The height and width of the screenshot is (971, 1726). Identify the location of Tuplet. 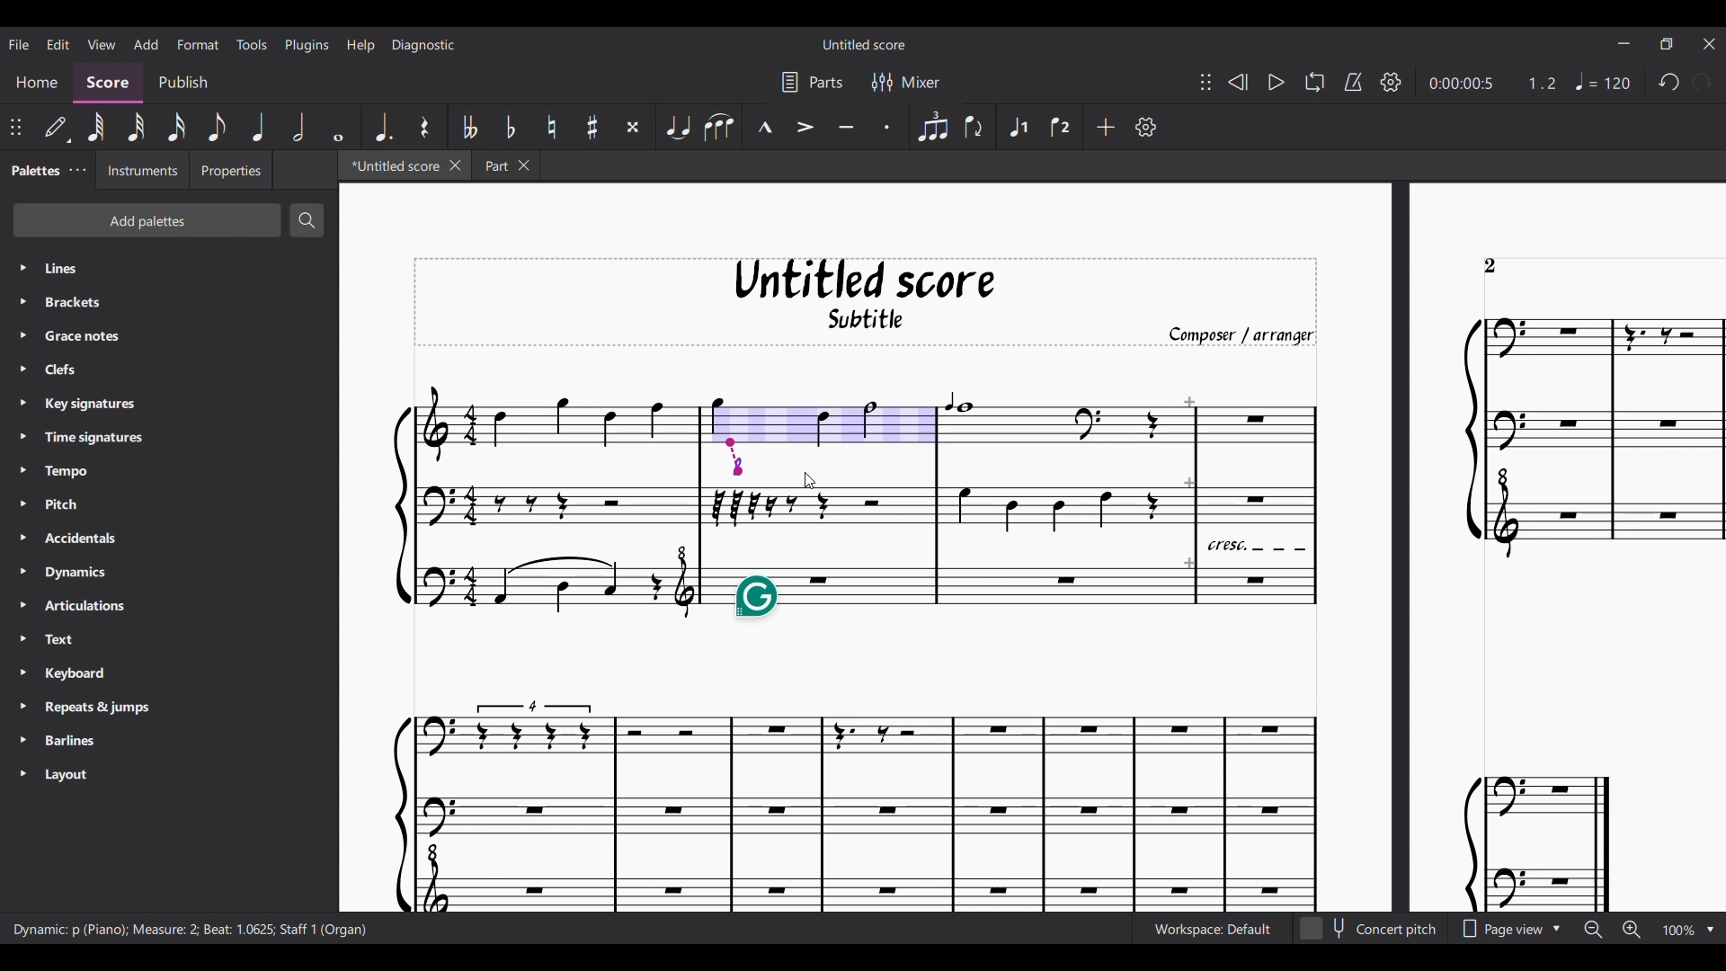
(932, 127).